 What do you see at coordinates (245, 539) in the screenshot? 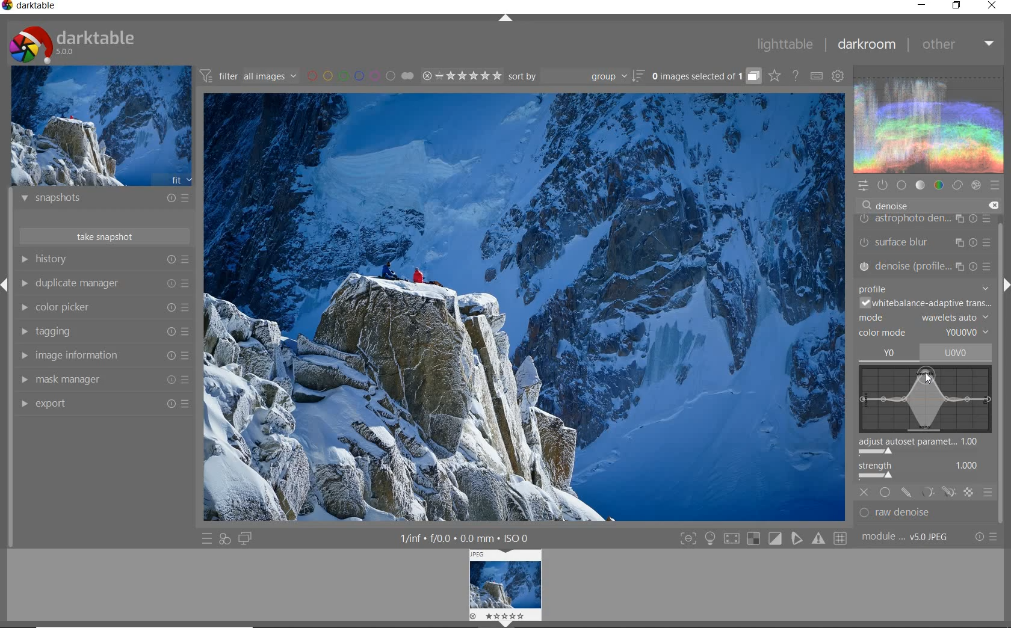
I see `display a second darkroom image window` at bounding box center [245, 539].